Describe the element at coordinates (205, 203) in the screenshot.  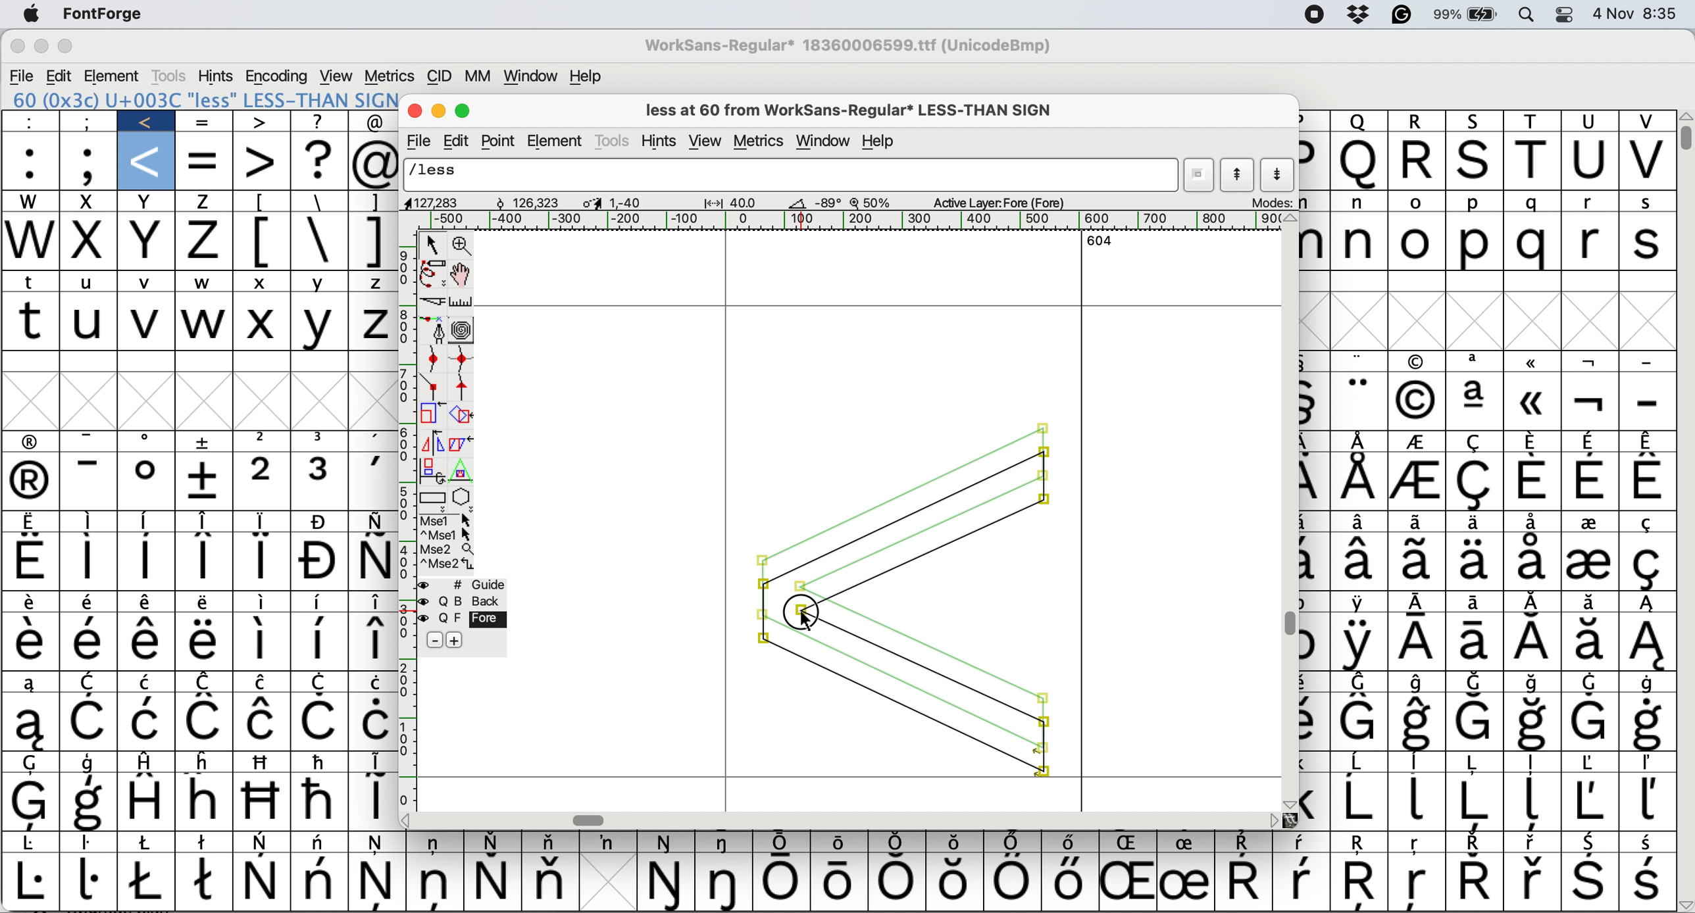
I see `z` at that location.